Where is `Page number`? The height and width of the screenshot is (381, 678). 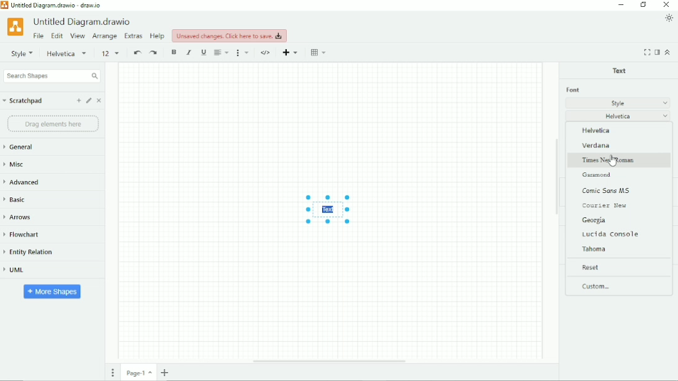 Page number is located at coordinates (138, 372).